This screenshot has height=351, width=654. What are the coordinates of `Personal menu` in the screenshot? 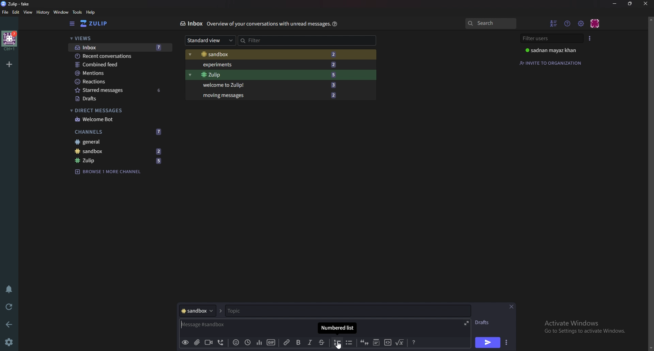 It's located at (595, 23).